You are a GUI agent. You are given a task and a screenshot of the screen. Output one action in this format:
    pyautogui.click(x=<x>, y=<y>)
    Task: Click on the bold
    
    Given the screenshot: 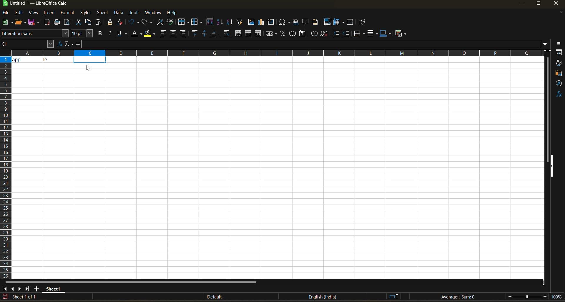 What is the action you would take?
    pyautogui.click(x=99, y=34)
    